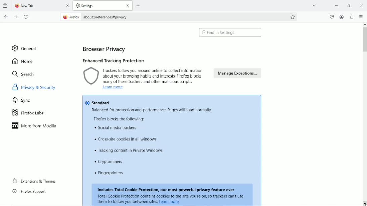  Describe the element at coordinates (349, 5) in the screenshot. I see `restore down` at that location.